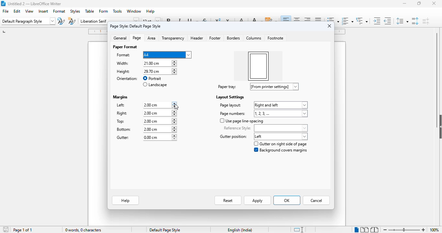 The width and height of the screenshot is (442, 233). Describe the element at coordinates (434, 230) in the screenshot. I see `zoom factor` at that location.